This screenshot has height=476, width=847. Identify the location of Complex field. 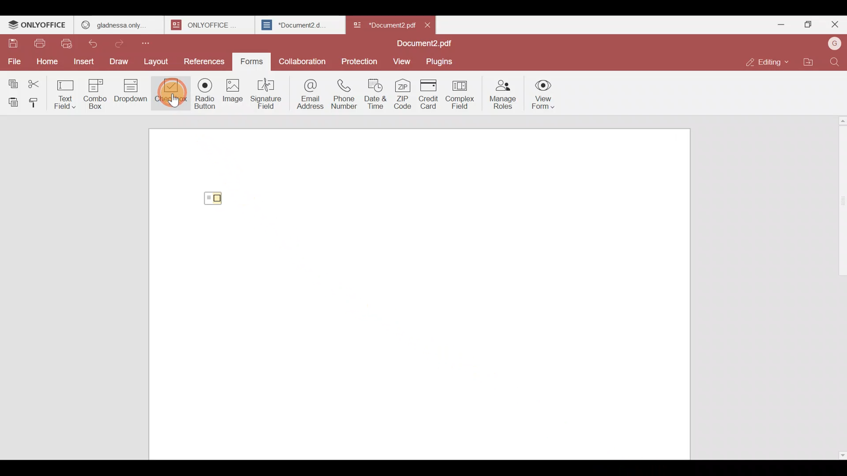
(459, 95).